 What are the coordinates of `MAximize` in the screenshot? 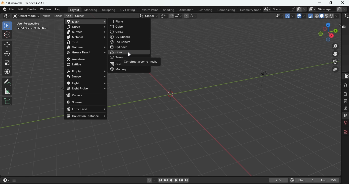 It's located at (331, 3).